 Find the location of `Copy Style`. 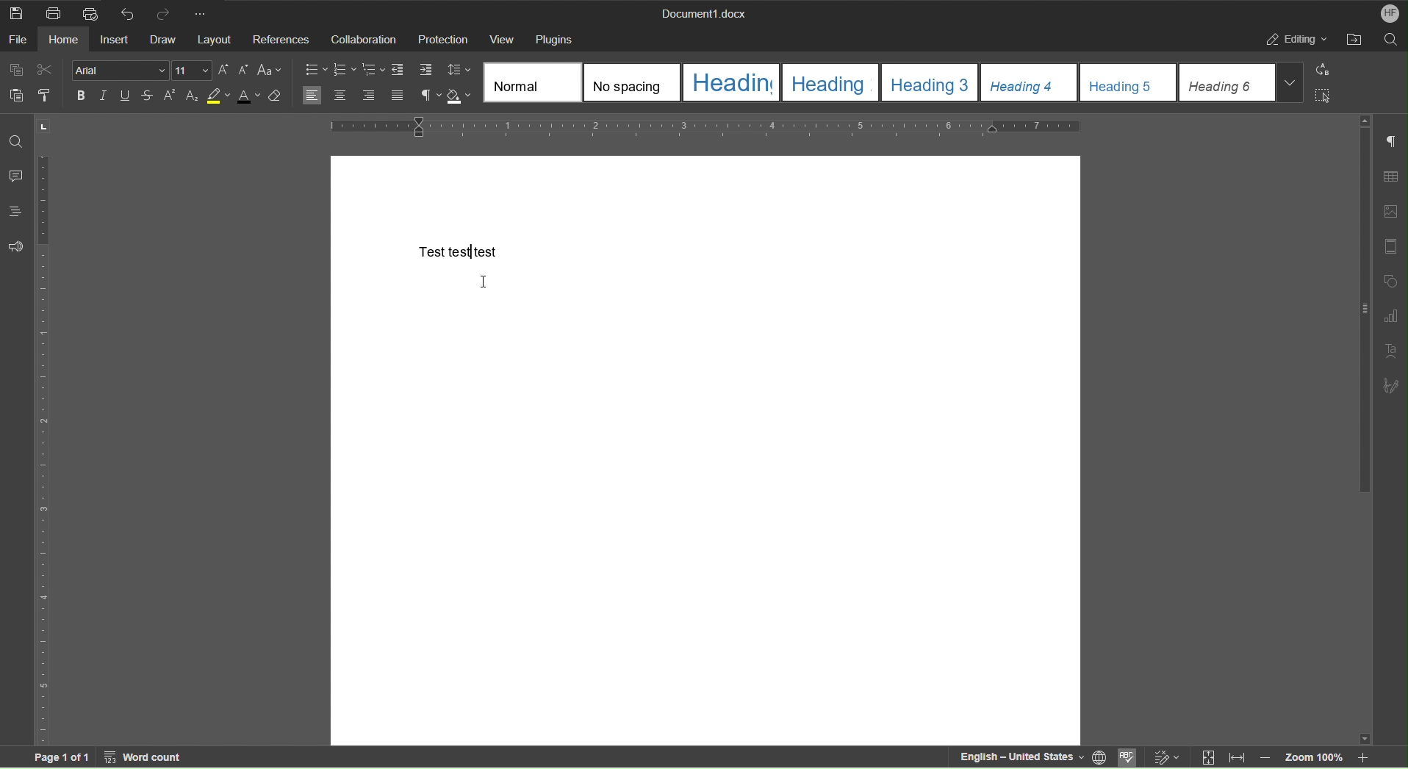

Copy Style is located at coordinates (43, 94).